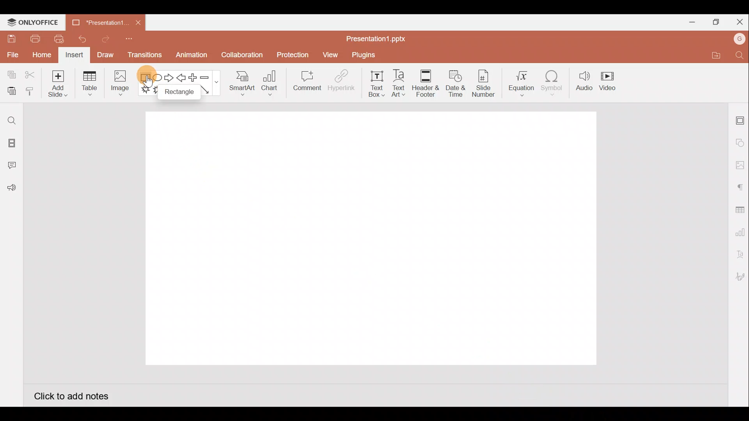 This screenshot has height=421, width=749. I want to click on Slide settings, so click(740, 119).